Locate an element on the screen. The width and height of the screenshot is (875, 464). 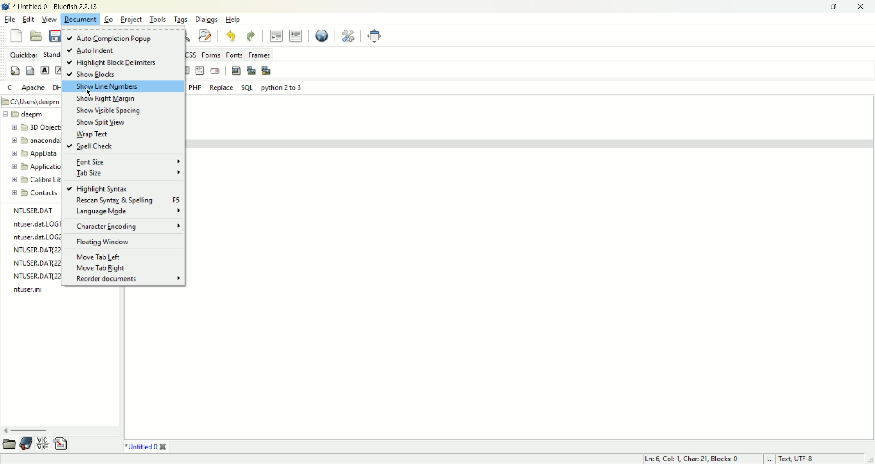
ln, col, char, blocks is located at coordinates (689, 459).